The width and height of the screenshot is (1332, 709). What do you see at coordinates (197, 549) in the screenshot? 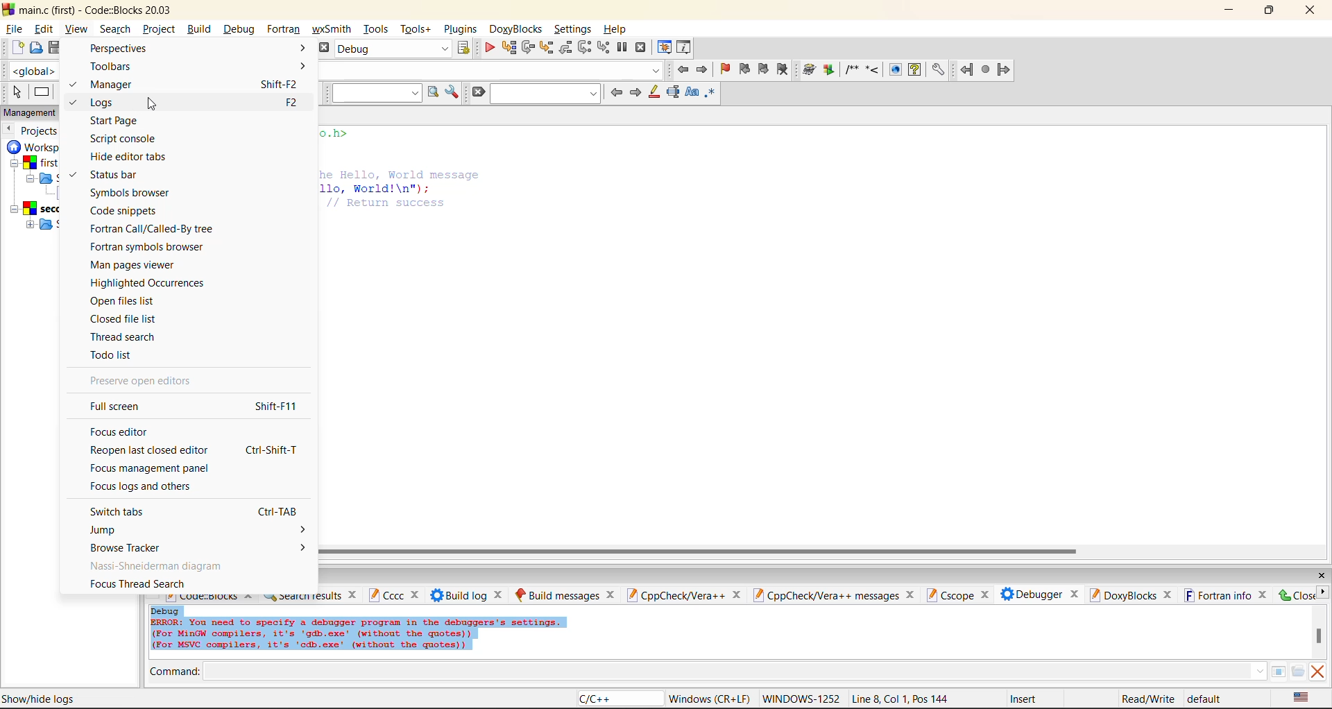
I see `browse tracker` at bounding box center [197, 549].